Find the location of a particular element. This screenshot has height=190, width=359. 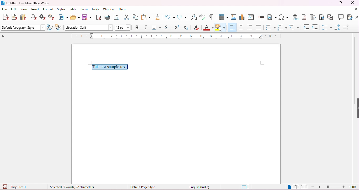

ruler is located at coordinates (177, 36).